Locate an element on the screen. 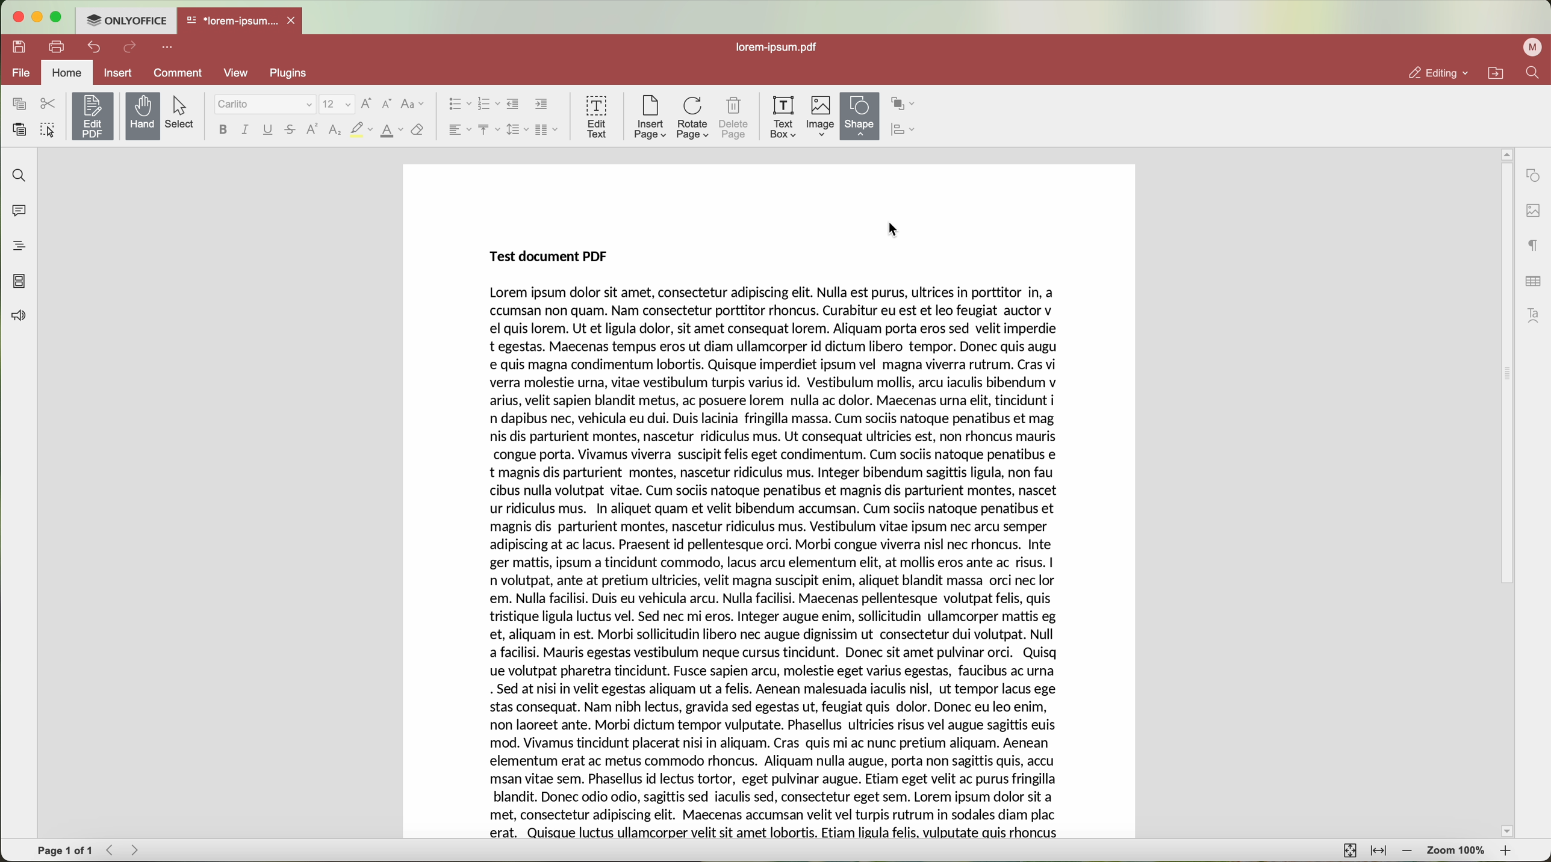  bullets is located at coordinates (458, 105).